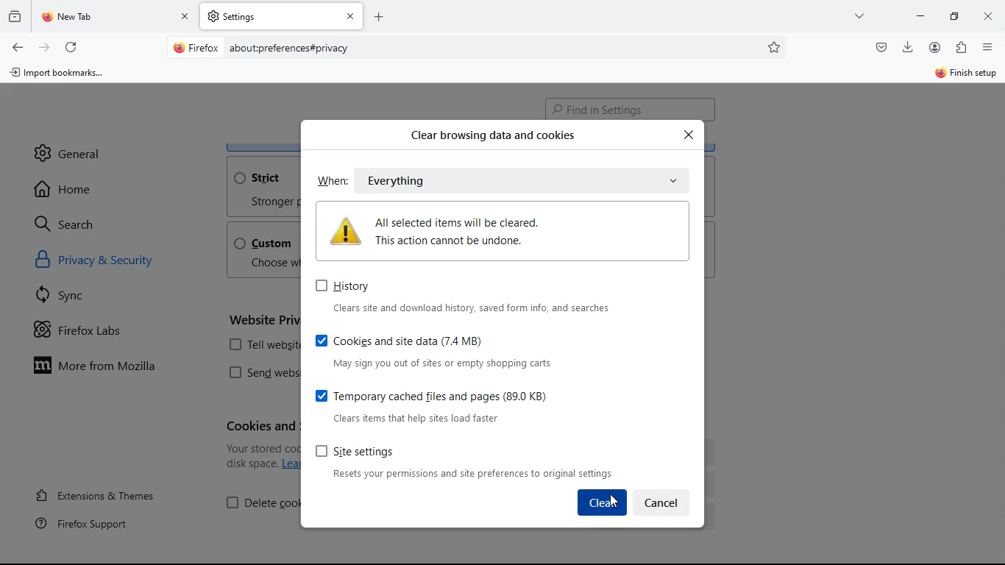  What do you see at coordinates (379, 16) in the screenshot?
I see `Add new Tab` at bounding box center [379, 16].